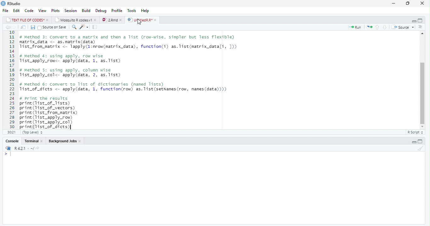  Describe the element at coordinates (420, 148) in the screenshot. I see `Clear` at that location.